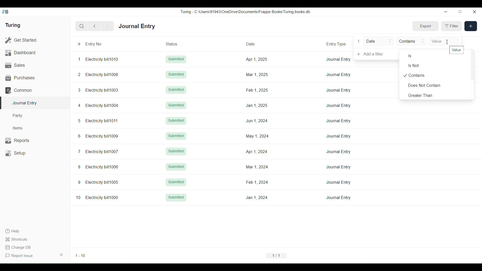  Describe the element at coordinates (176, 105) in the screenshot. I see `Submitted` at that location.